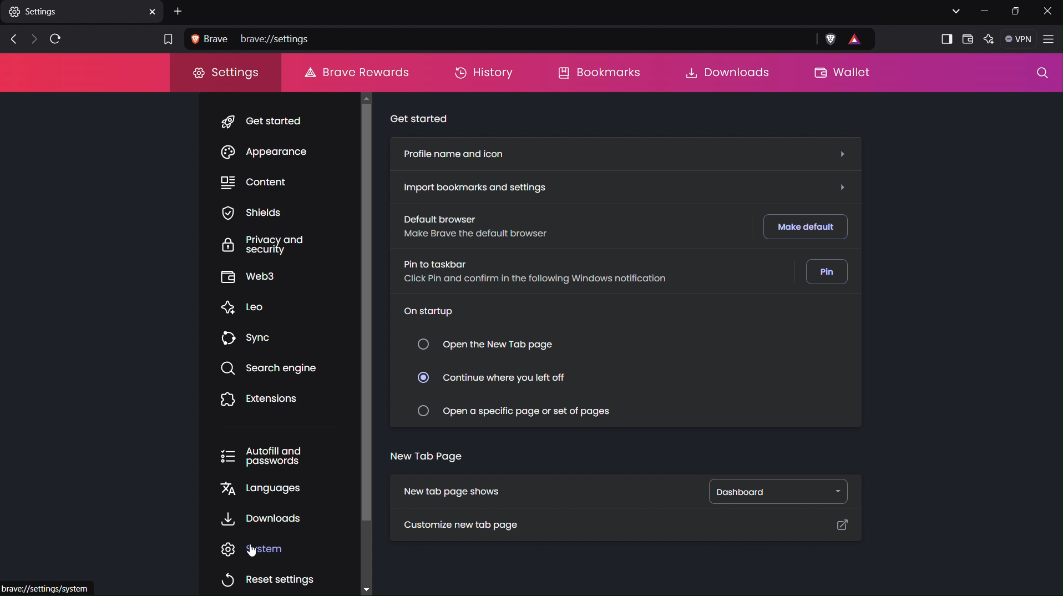 This screenshot has height=596, width=1063. What do you see at coordinates (966, 38) in the screenshot?
I see `Wallet` at bounding box center [966, 38].